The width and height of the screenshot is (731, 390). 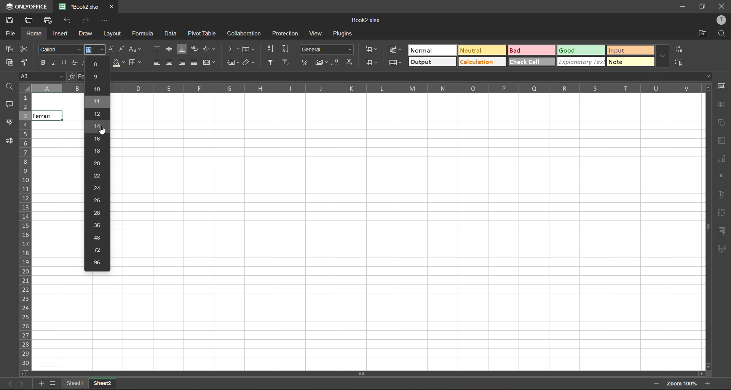 What do you see at coordinates (722, 160) in the screenshot?
I see `charts` at bounding box center [722, 160].